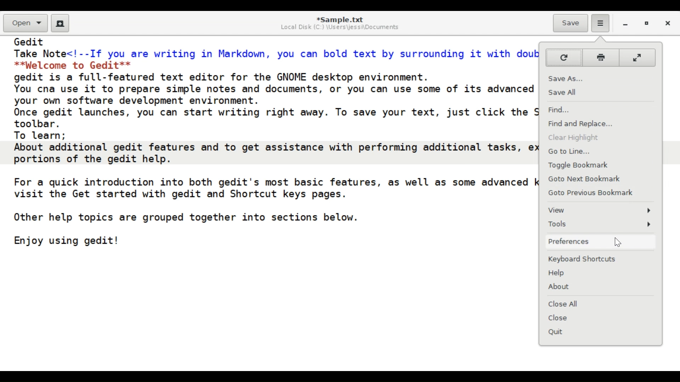 The height and width of the screenshot is (382, 680). I want to click on Goto Previous Bookmark, so click(601, 192).